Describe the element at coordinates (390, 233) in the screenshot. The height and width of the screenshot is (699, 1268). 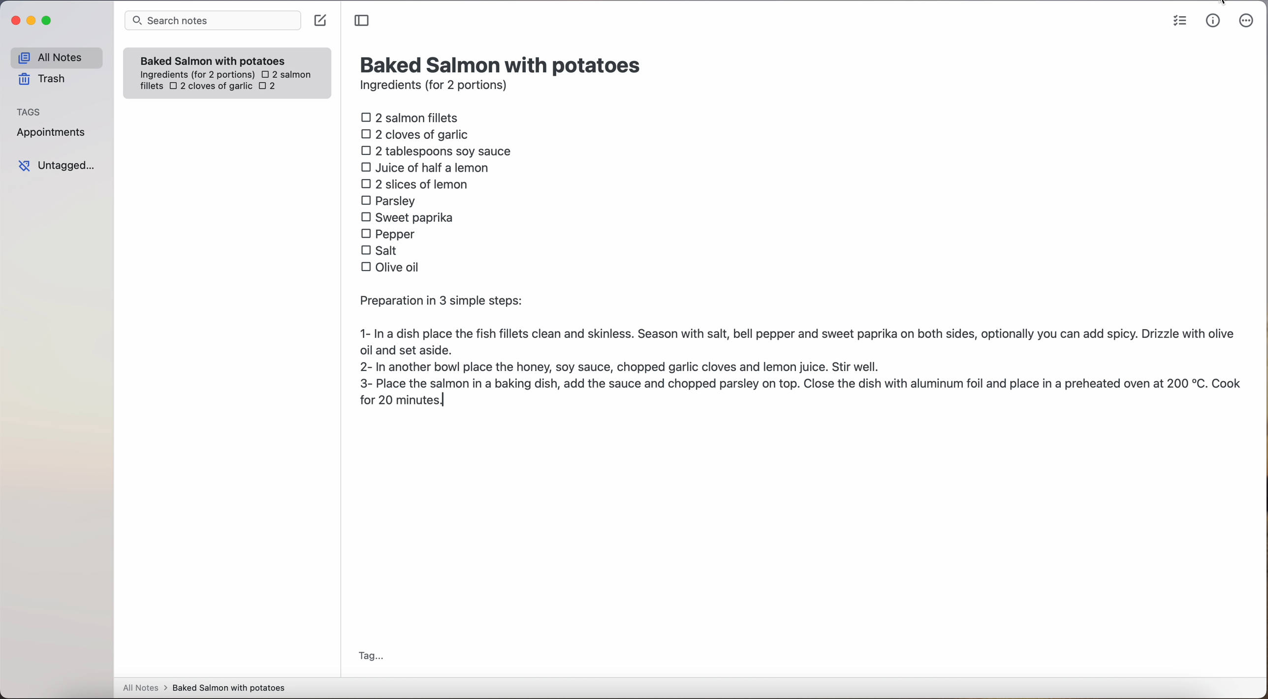
I see `pepper` at that location.